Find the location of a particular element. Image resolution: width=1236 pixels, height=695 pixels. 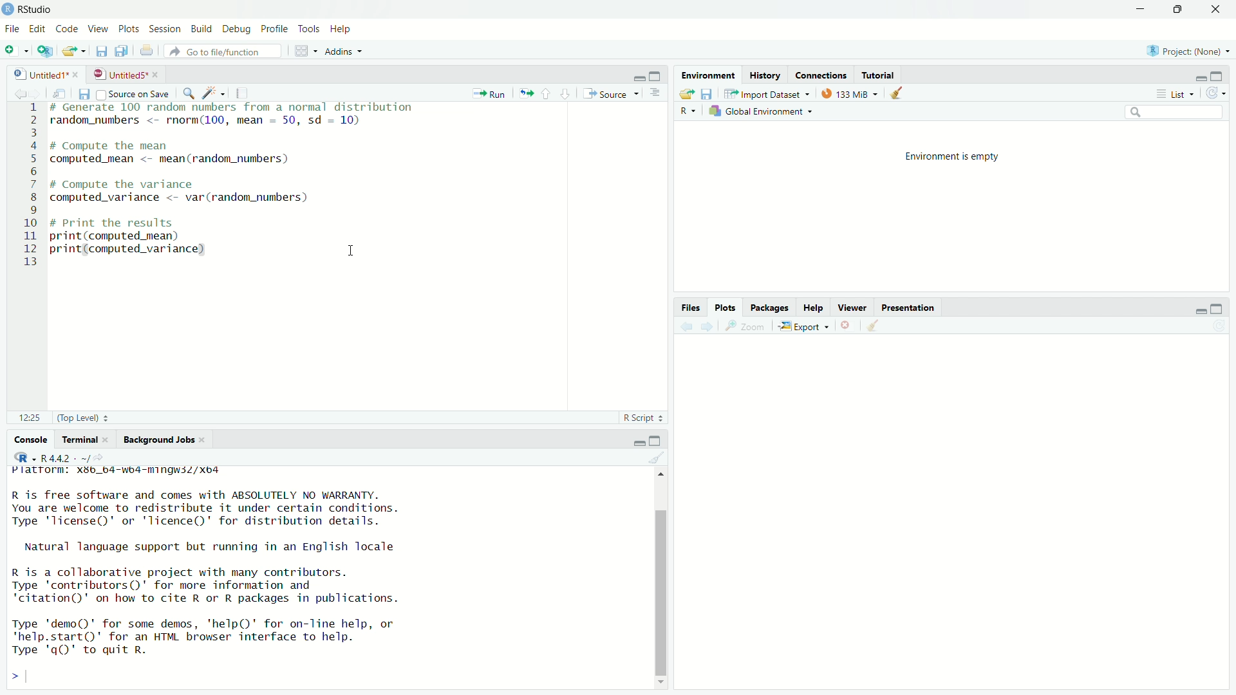

minimize is located at coordinates (1199, 310).